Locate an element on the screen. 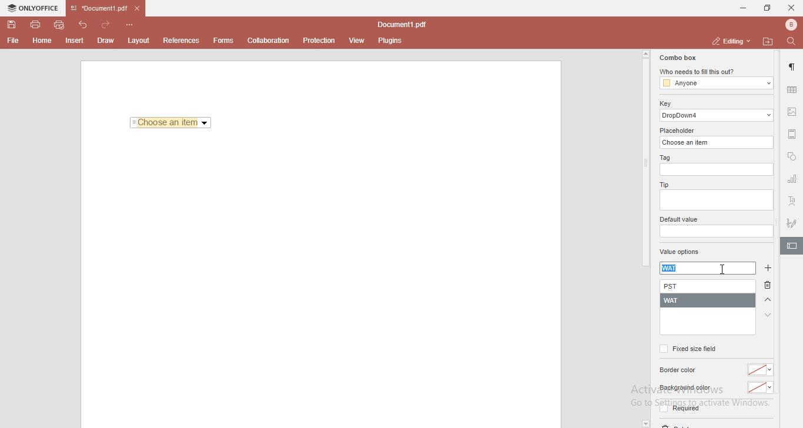 The width and height of the screenshot is (803, 428). cursor is located at coordinates (726, 270).